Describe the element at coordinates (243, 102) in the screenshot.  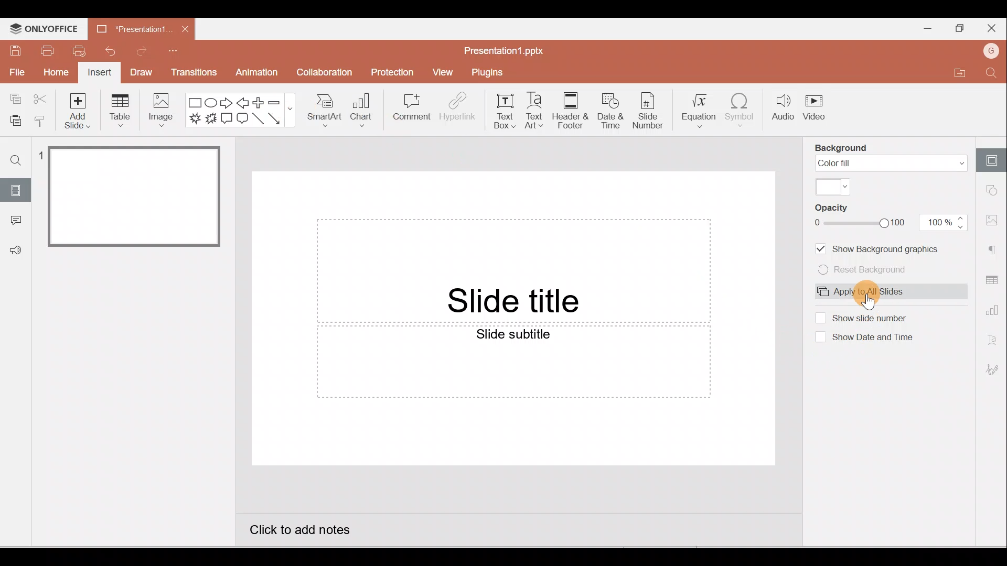
I see `Left arrow` at that location.